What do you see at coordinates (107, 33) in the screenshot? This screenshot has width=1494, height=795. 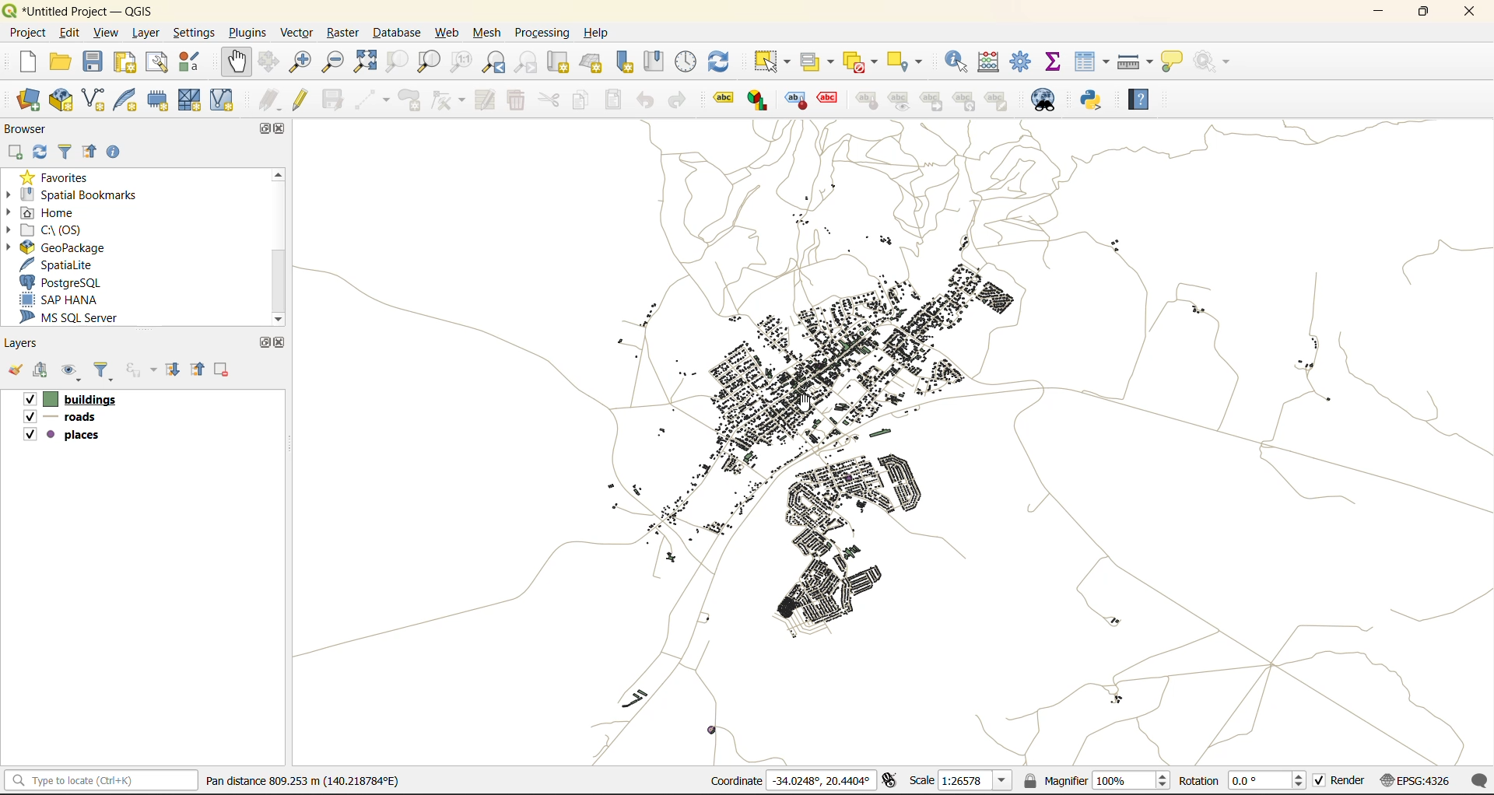 I see `view` at bounding box center [107, 33].